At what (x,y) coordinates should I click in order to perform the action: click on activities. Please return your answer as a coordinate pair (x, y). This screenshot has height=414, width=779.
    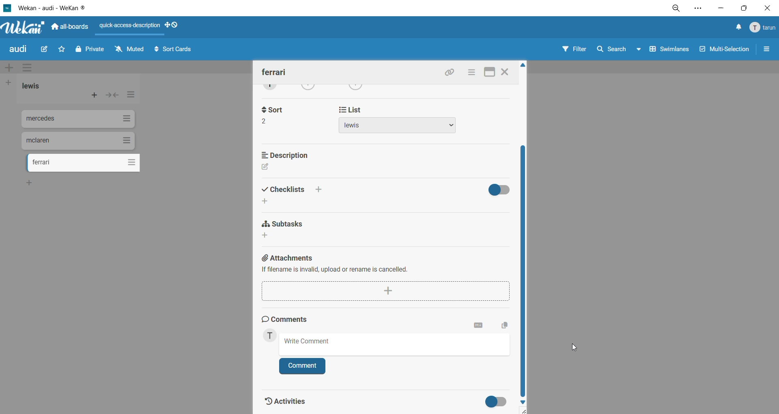
    Looking at the image, I should click on (286, 399).